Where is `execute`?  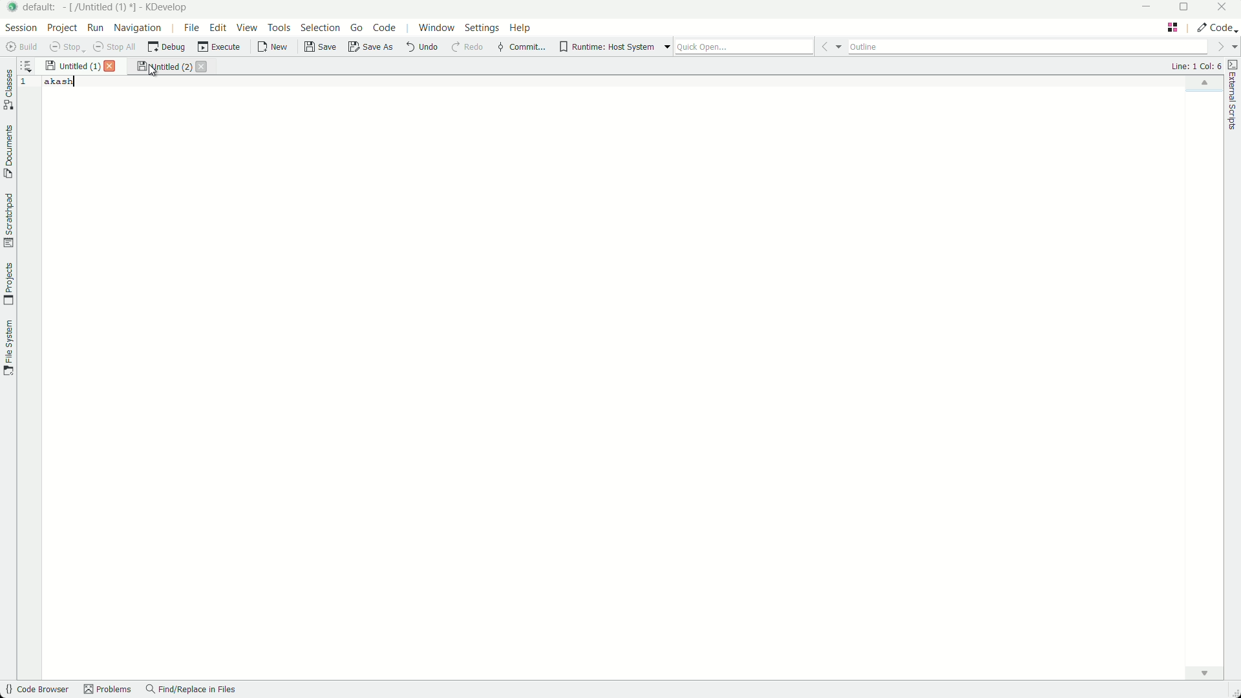 execute is located at coordinates (218, 48).